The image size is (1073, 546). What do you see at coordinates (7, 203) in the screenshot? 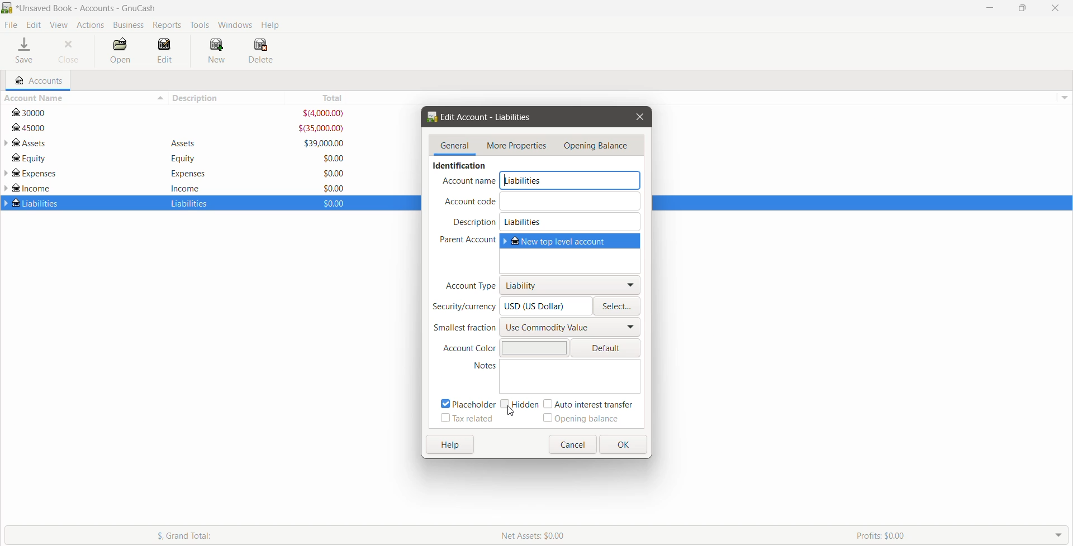
I see `expand subaccounts` at bounding box center [7, 203].